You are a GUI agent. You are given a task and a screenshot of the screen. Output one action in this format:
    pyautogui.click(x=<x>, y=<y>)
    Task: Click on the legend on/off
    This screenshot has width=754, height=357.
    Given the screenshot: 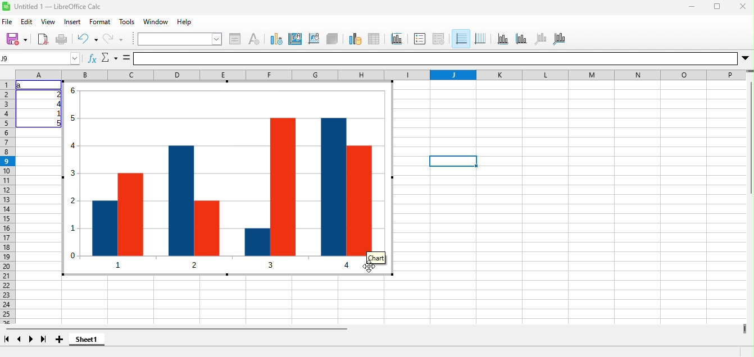 What is the action you would take?
    pyautogui.click(x=420, y=39)
    